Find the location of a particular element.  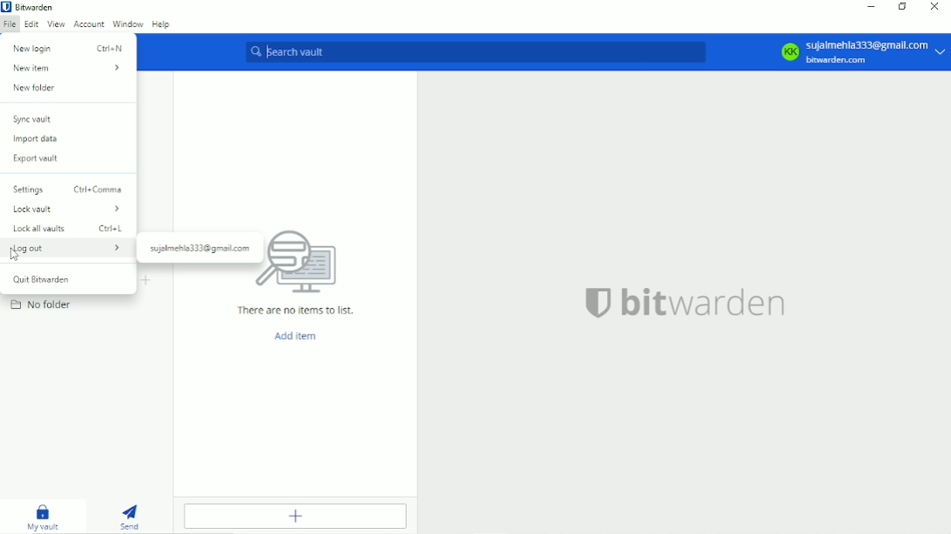

cursor is located at coordinates (15, 256).